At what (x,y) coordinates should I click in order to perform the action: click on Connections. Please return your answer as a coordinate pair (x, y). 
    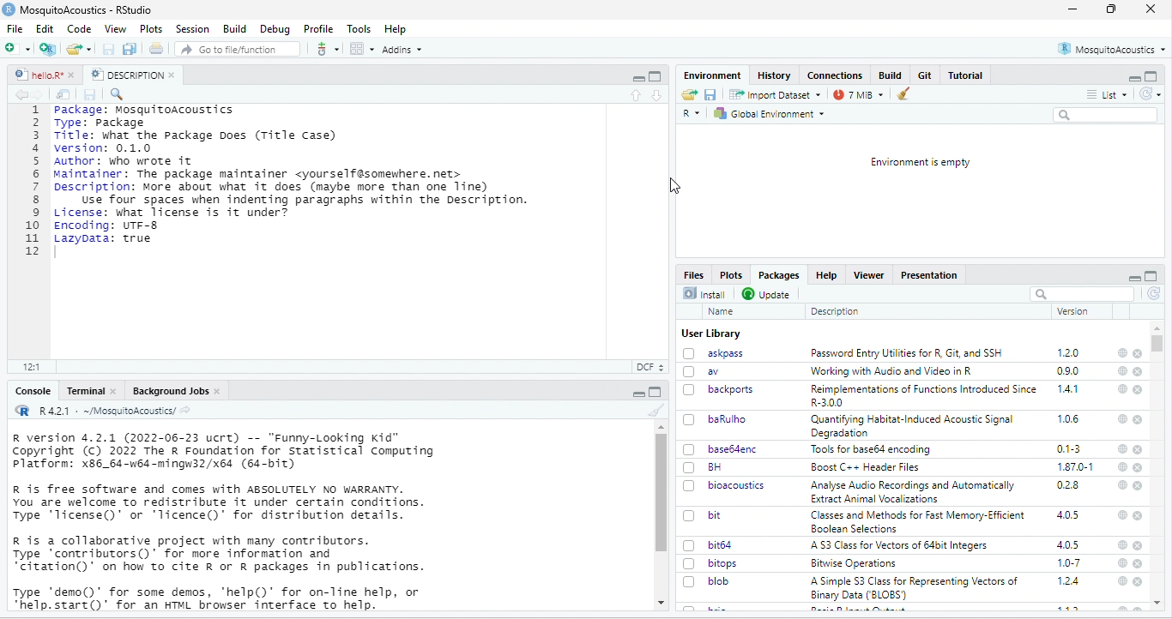
    Looking at the image, I should click on (835, 75).